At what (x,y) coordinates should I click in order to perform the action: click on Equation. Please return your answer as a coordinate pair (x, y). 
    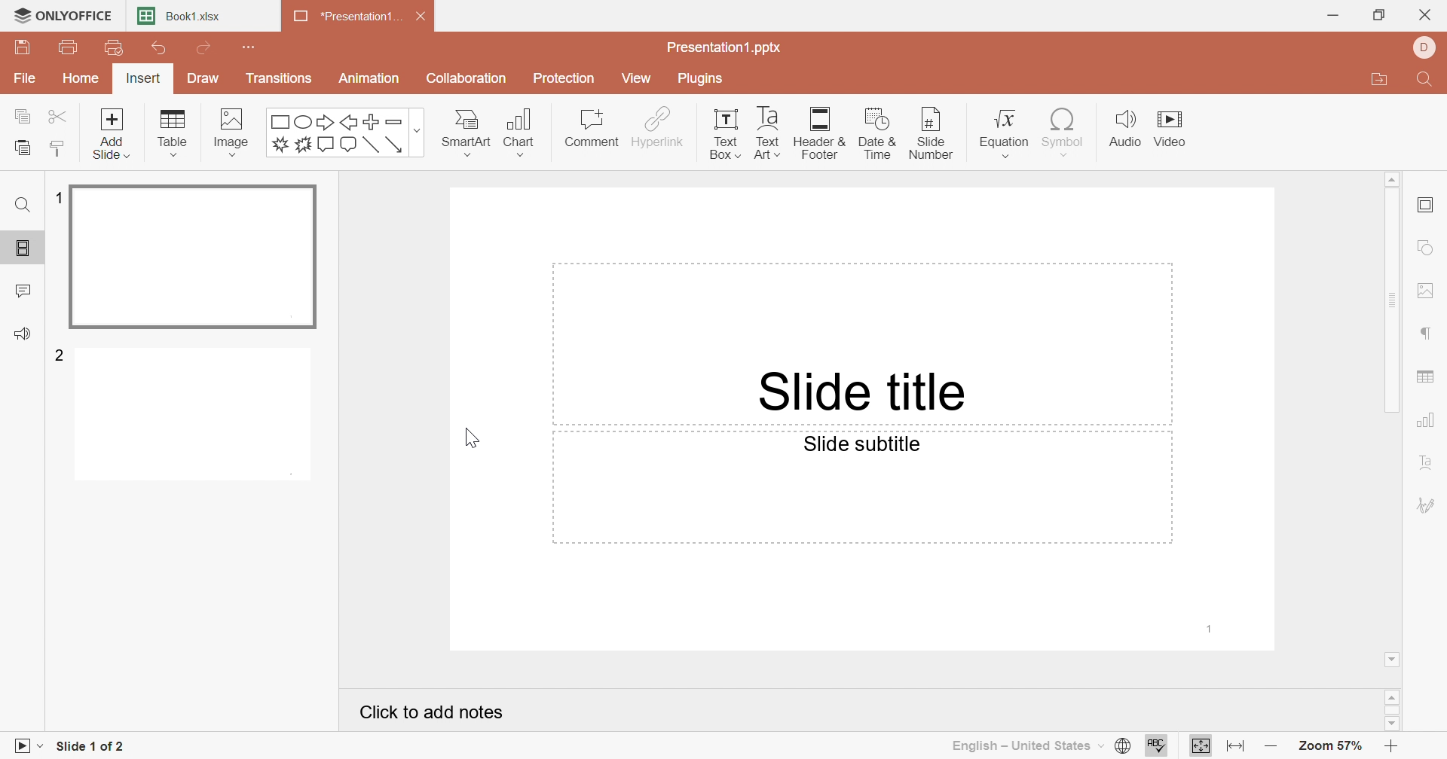
    Looking at the image, I should click on (999, 131).